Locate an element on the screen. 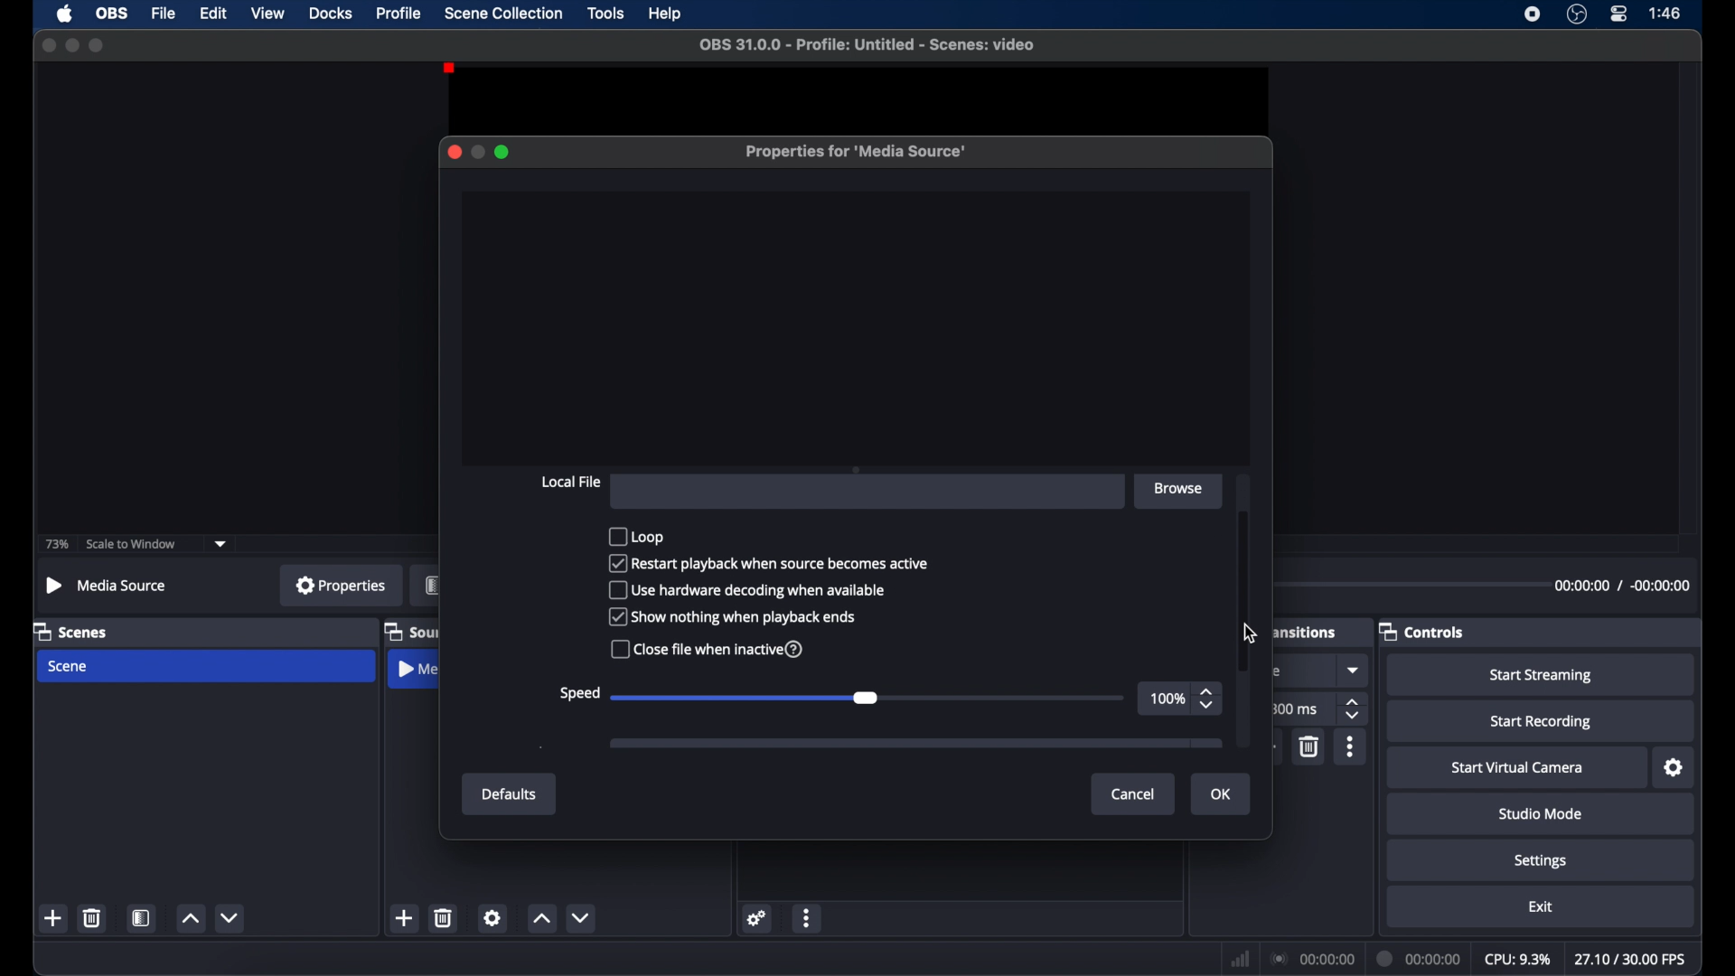 Image resolution: width=1735 pixels, height=976 pixels. decrement is located at coordinates (581, 917).